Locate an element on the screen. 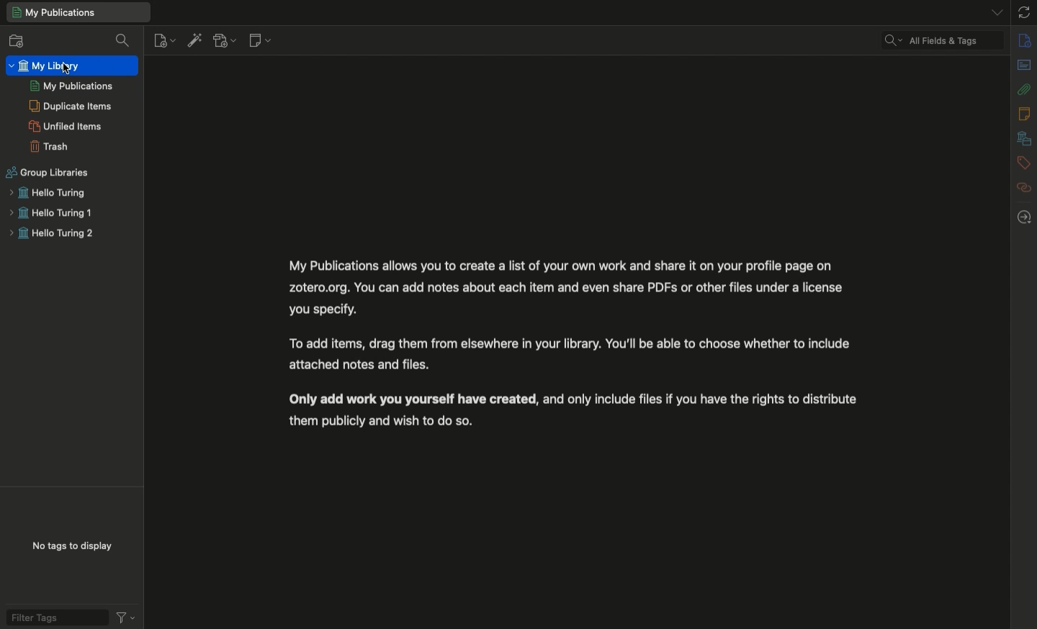  Hello turing 1 is located at coordinates (50, 216).